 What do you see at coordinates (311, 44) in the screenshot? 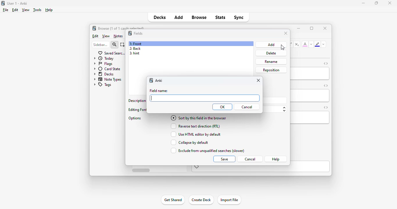
I see `change color` at bounding box center [311, 44].